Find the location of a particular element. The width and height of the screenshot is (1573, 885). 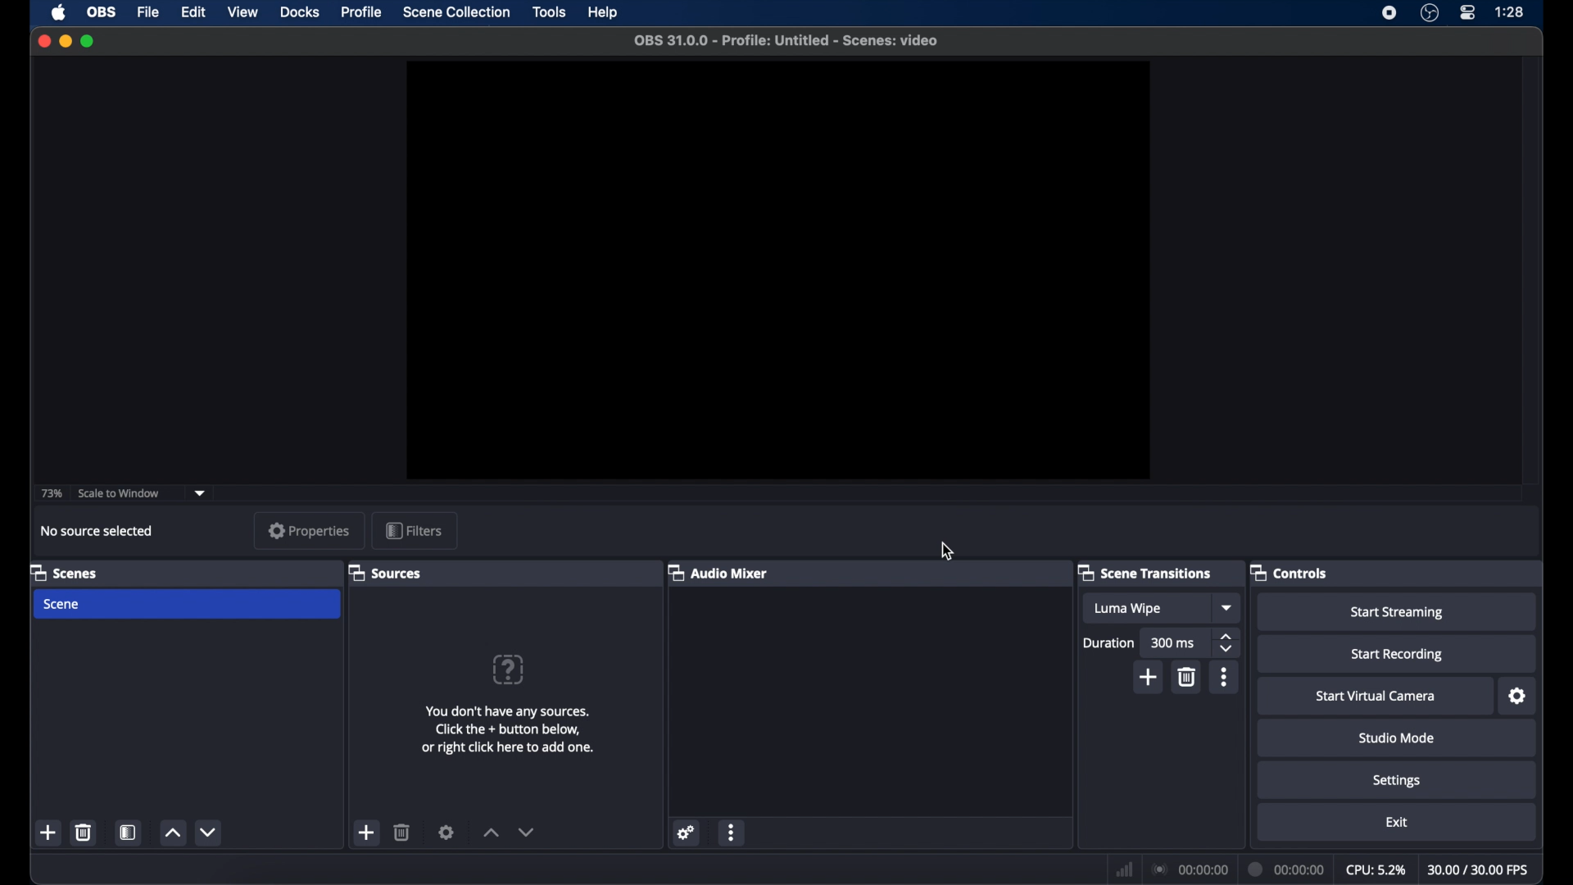

settings is located at coordinates (1516, 696).